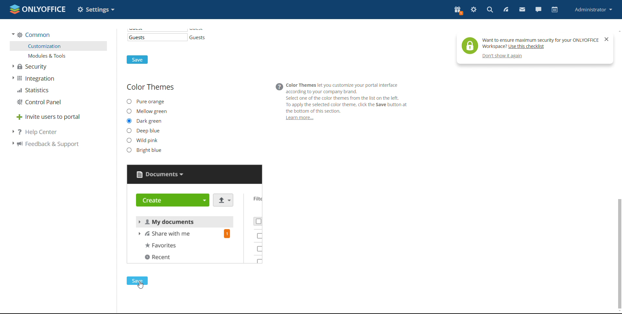 The image size is (622, 314). I want to click on modules and tools, so click(59, 56).